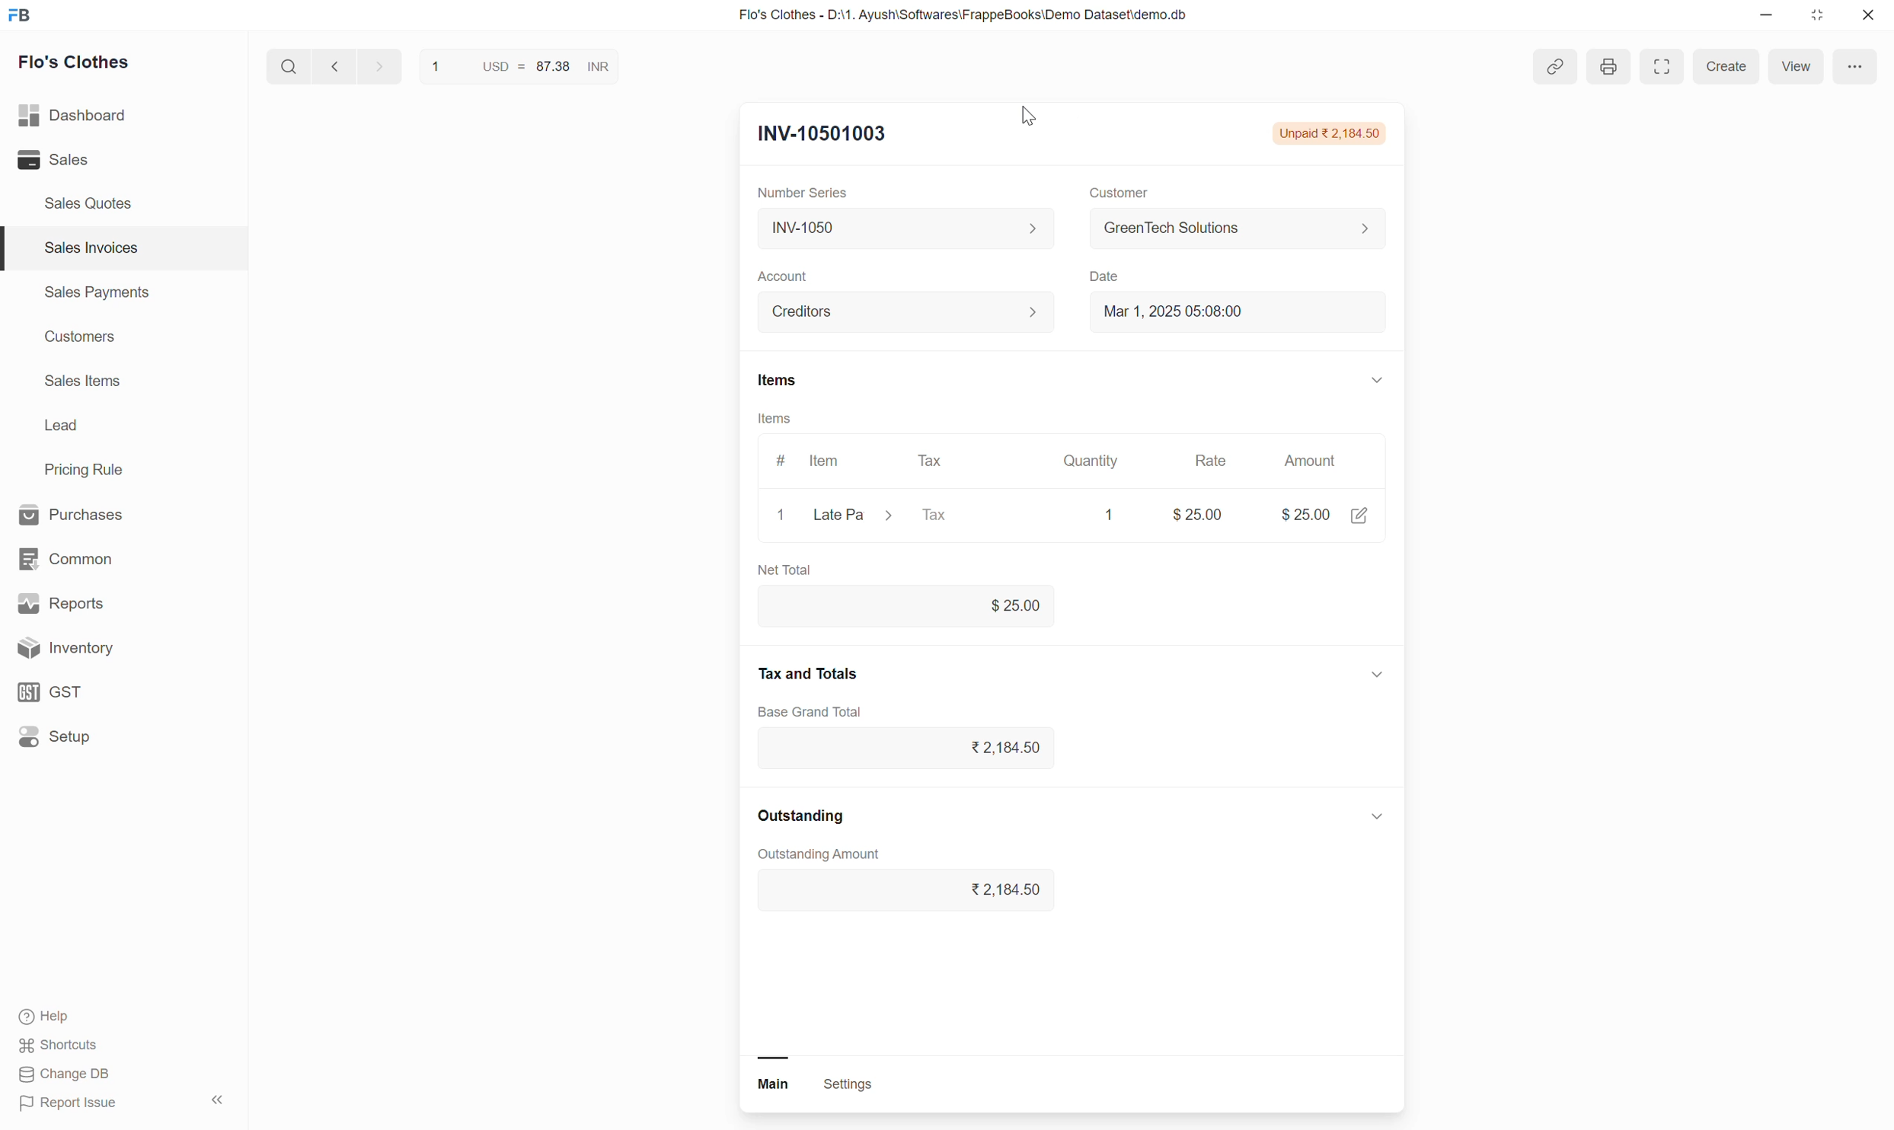 The width and height of the screenshot is (1894, 1130). I want to click on refresh, so click(639, 71).